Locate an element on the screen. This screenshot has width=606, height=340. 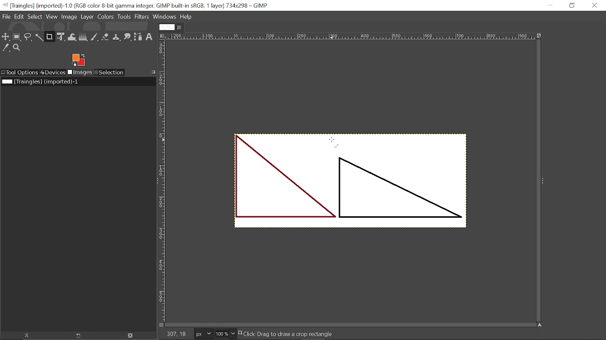
Select is located at coordinates (35, 17).